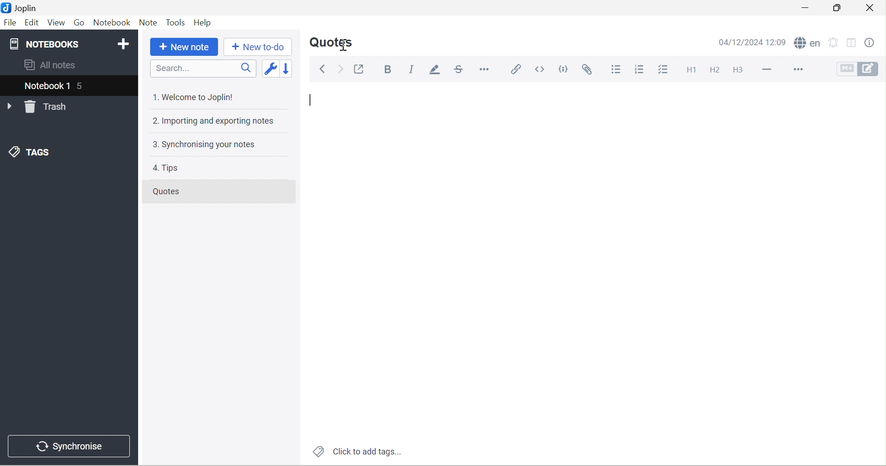 The height and width of the screenshot is (466, 886). I want to click on Note, so click(149, 23).